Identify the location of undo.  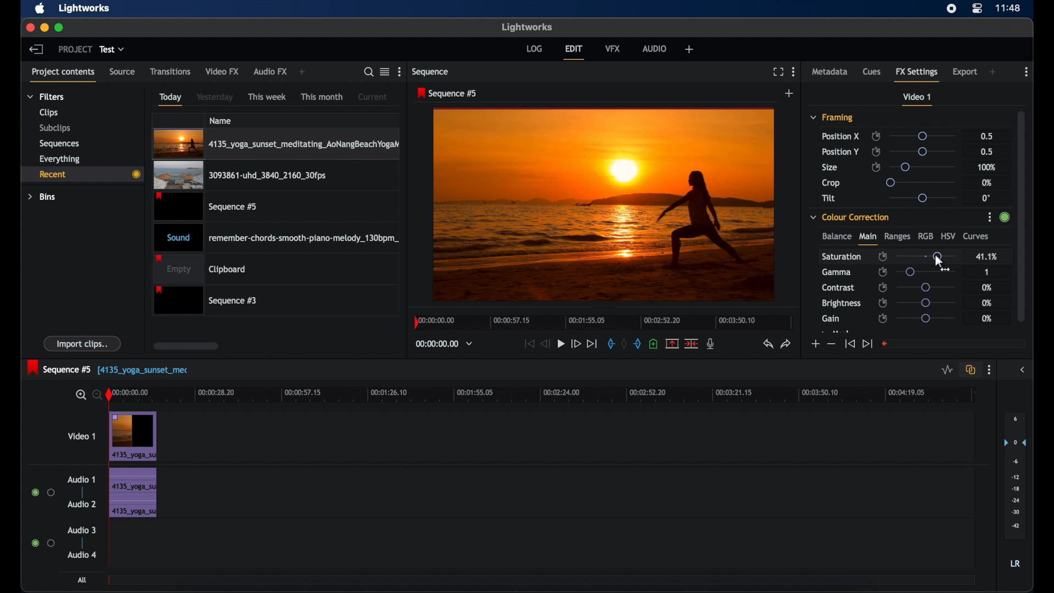
(768, 344).